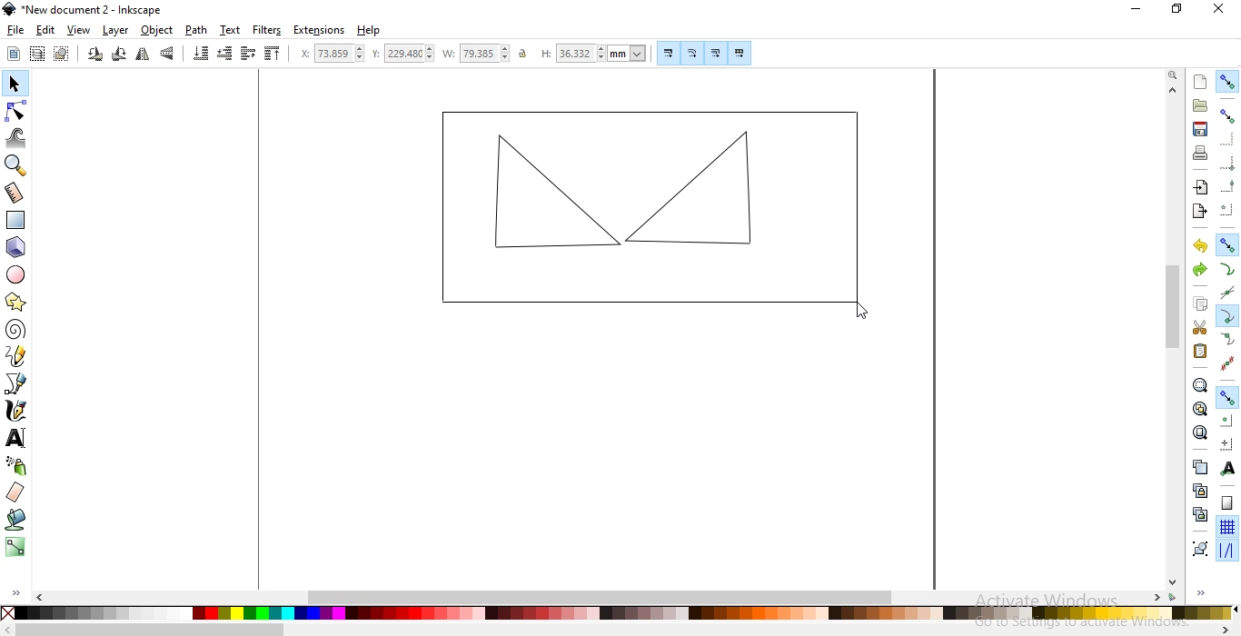 This screenshot has width=1241, height=636. What do you see at coordinates (1228, 314) in the screenshot?
I see `snap cusp nodes incl rectangle corners` at bounding box center [1228, 314].